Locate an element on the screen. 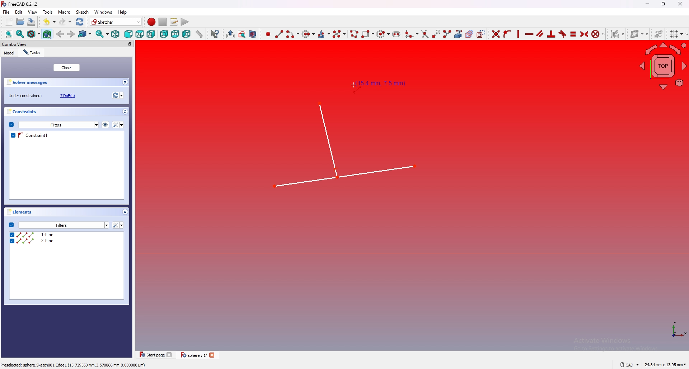 This screenshot has height=369, width=689. View section is located at coordinates (253, 34).